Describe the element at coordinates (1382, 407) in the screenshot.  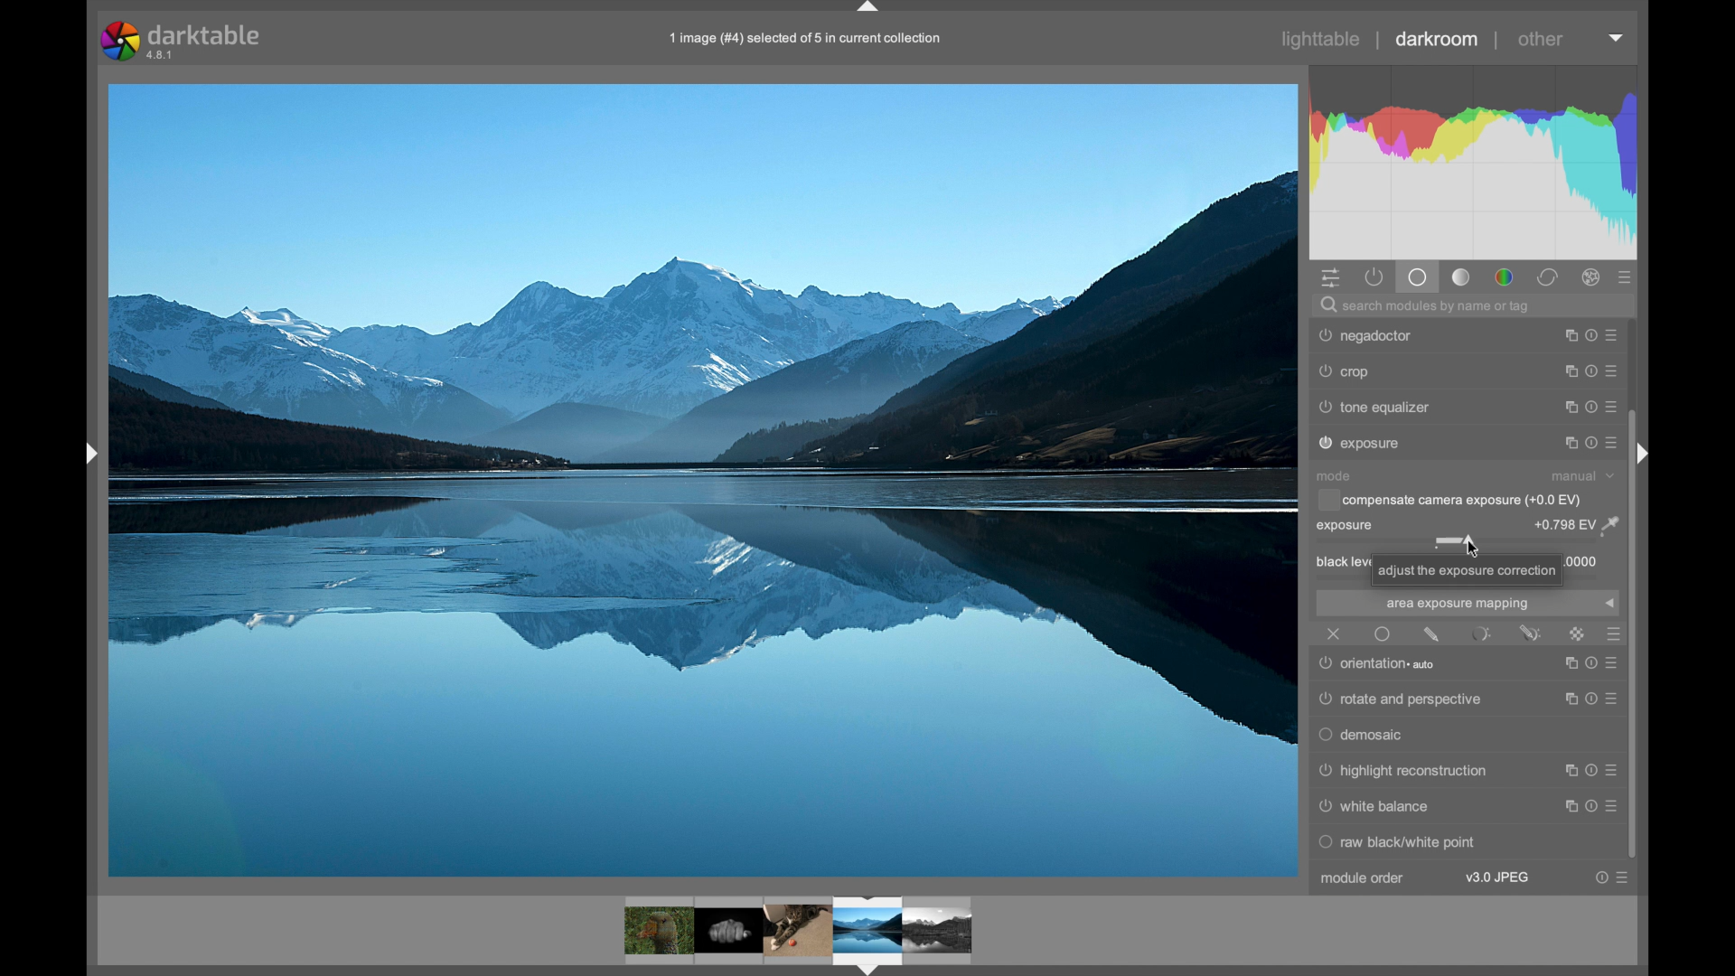
I see `base curve` at that location.